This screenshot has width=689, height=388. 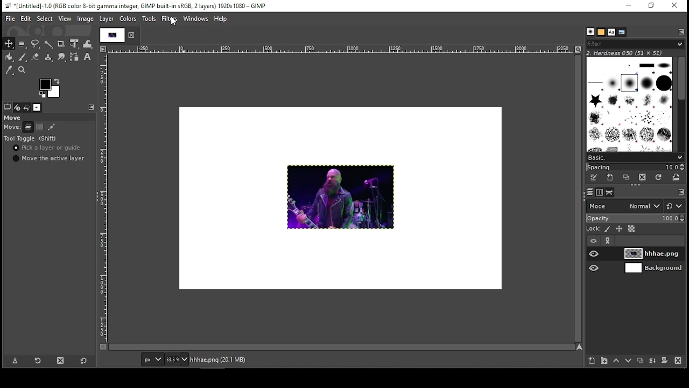 I want to click on fonts, so click(x=611, y=32).